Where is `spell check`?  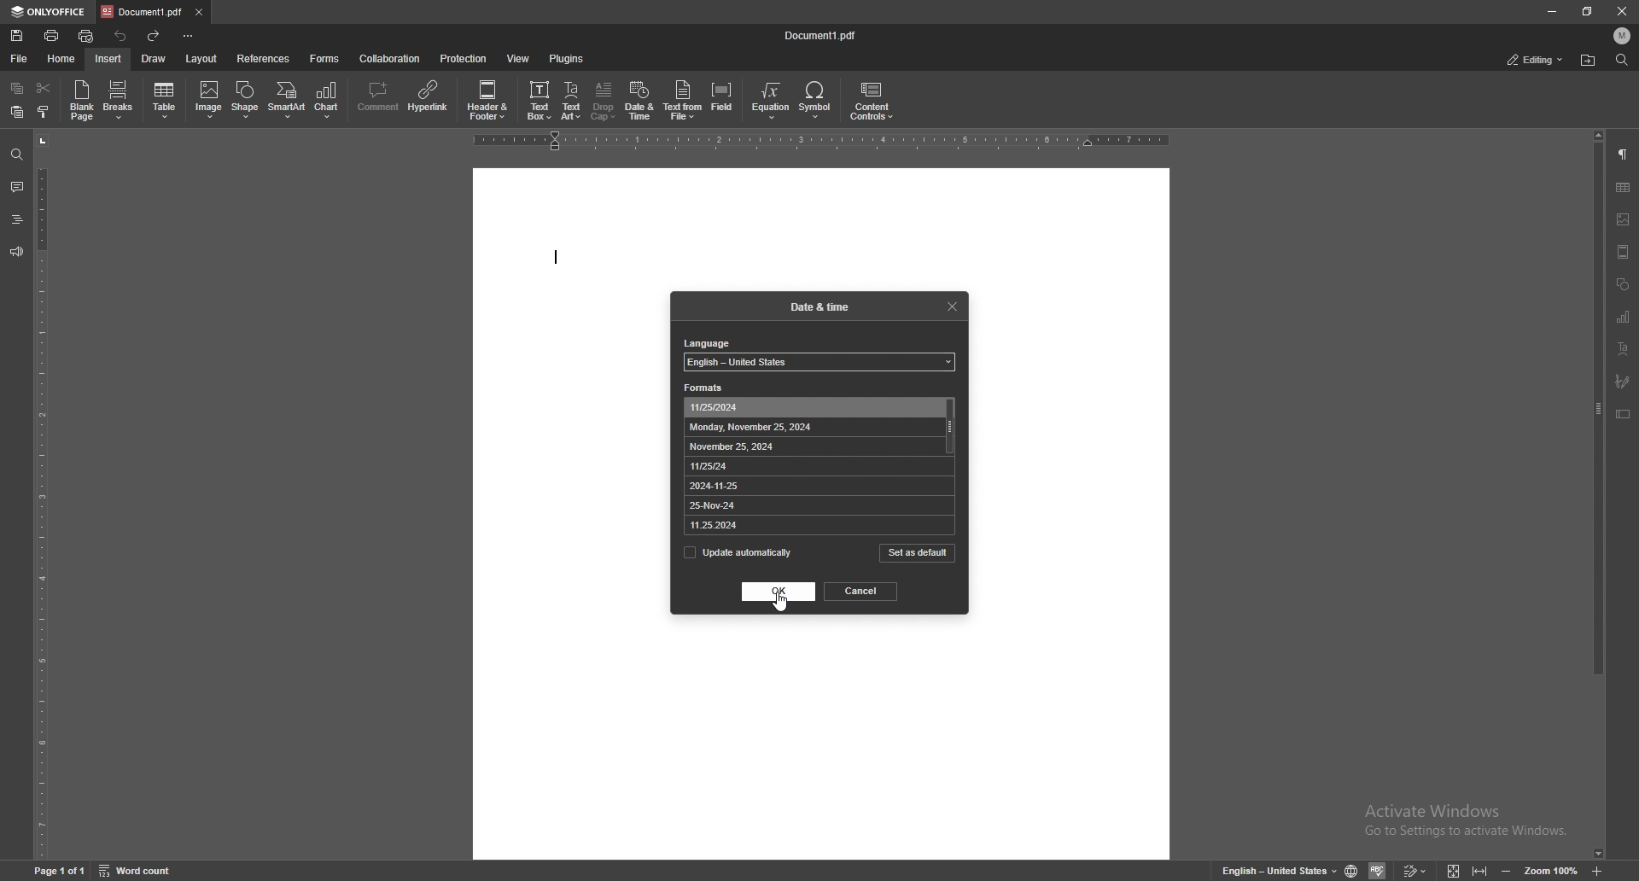
spell check is located at coordinates (1377, 870).